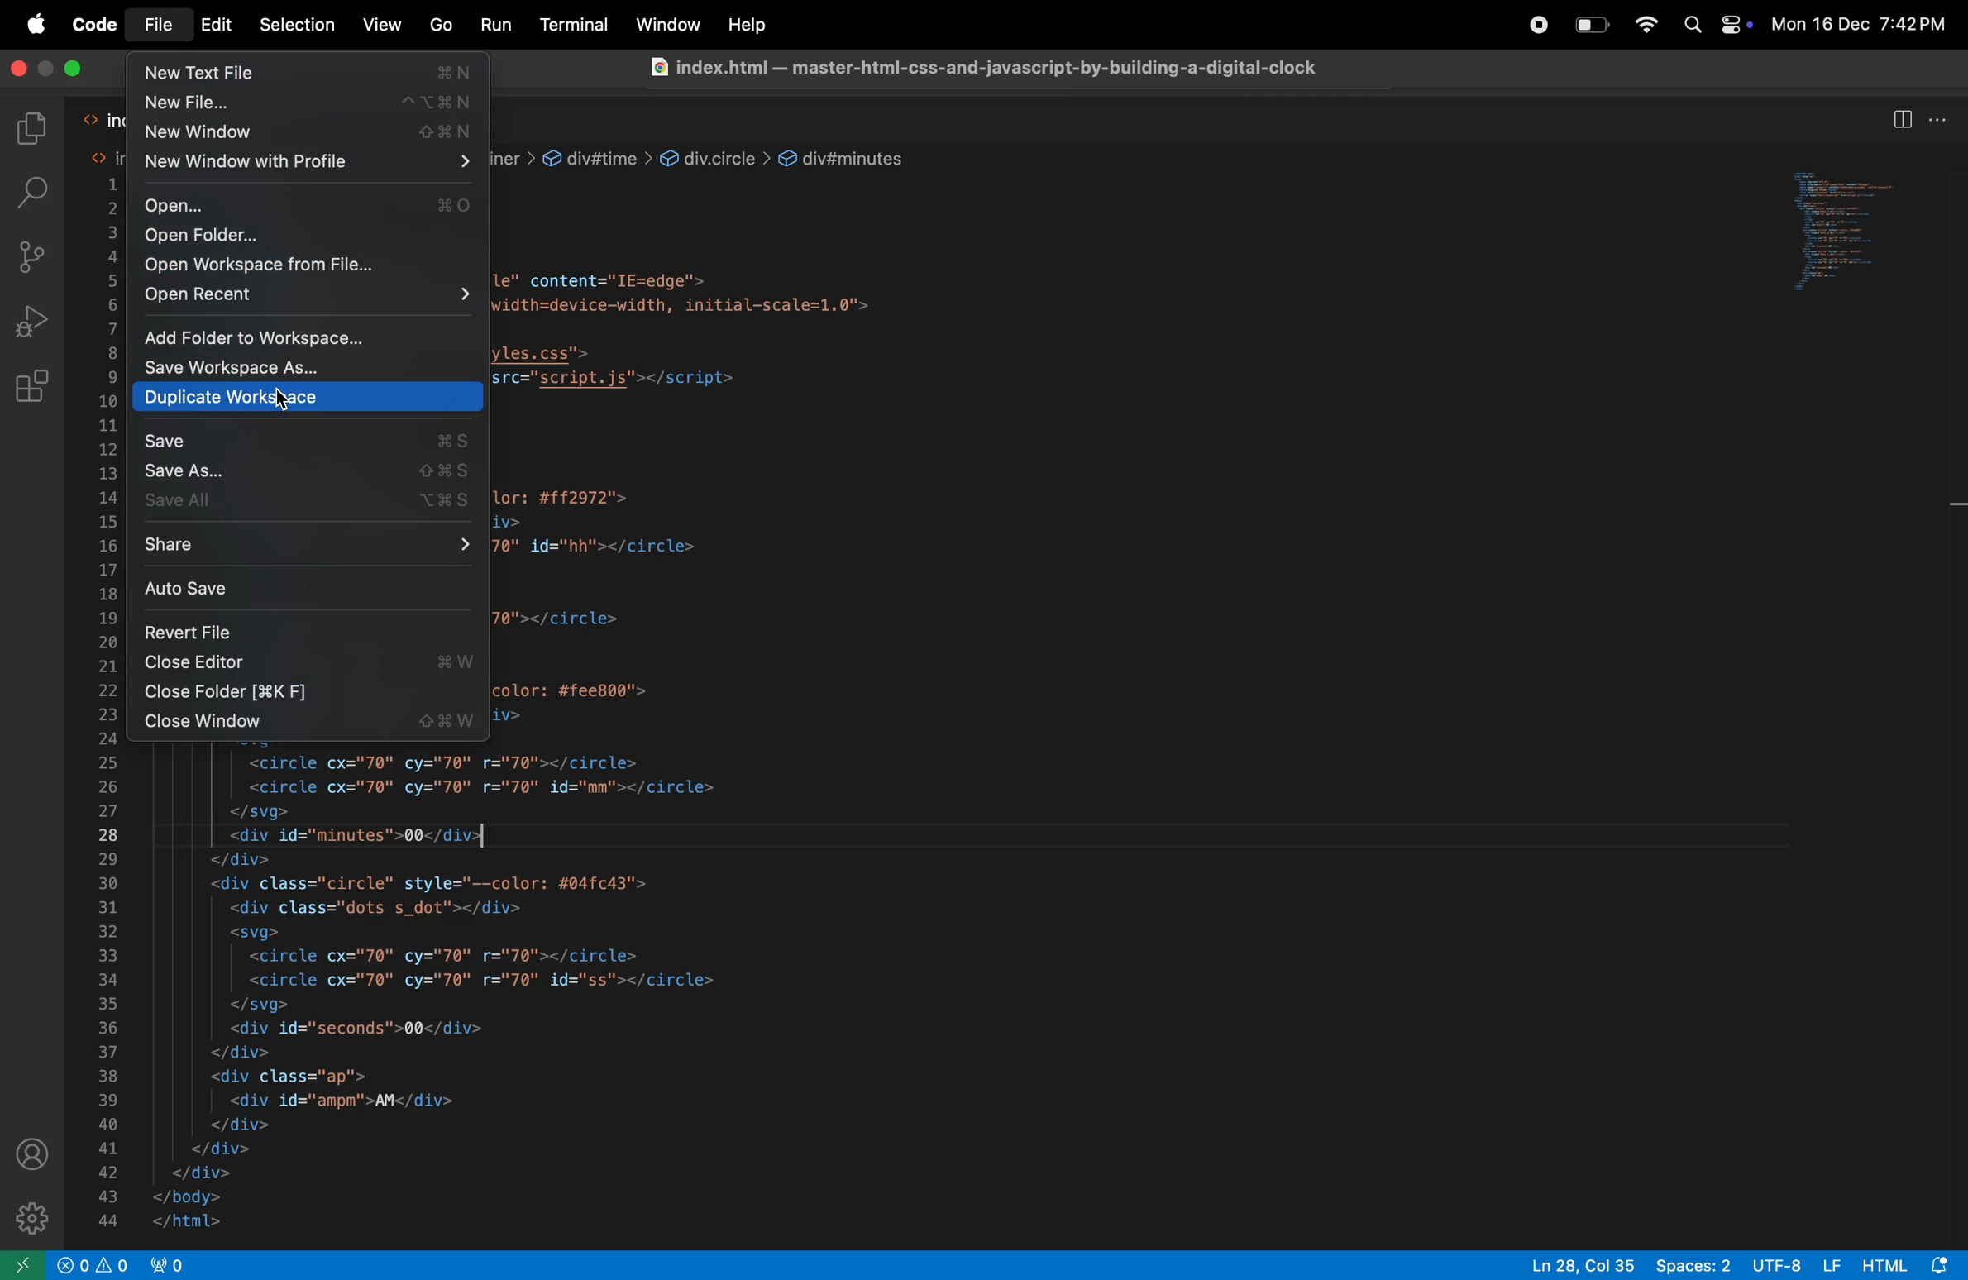  Describe the element at coordinates (1940, 118) in the screenshot. I see `options` at that location.